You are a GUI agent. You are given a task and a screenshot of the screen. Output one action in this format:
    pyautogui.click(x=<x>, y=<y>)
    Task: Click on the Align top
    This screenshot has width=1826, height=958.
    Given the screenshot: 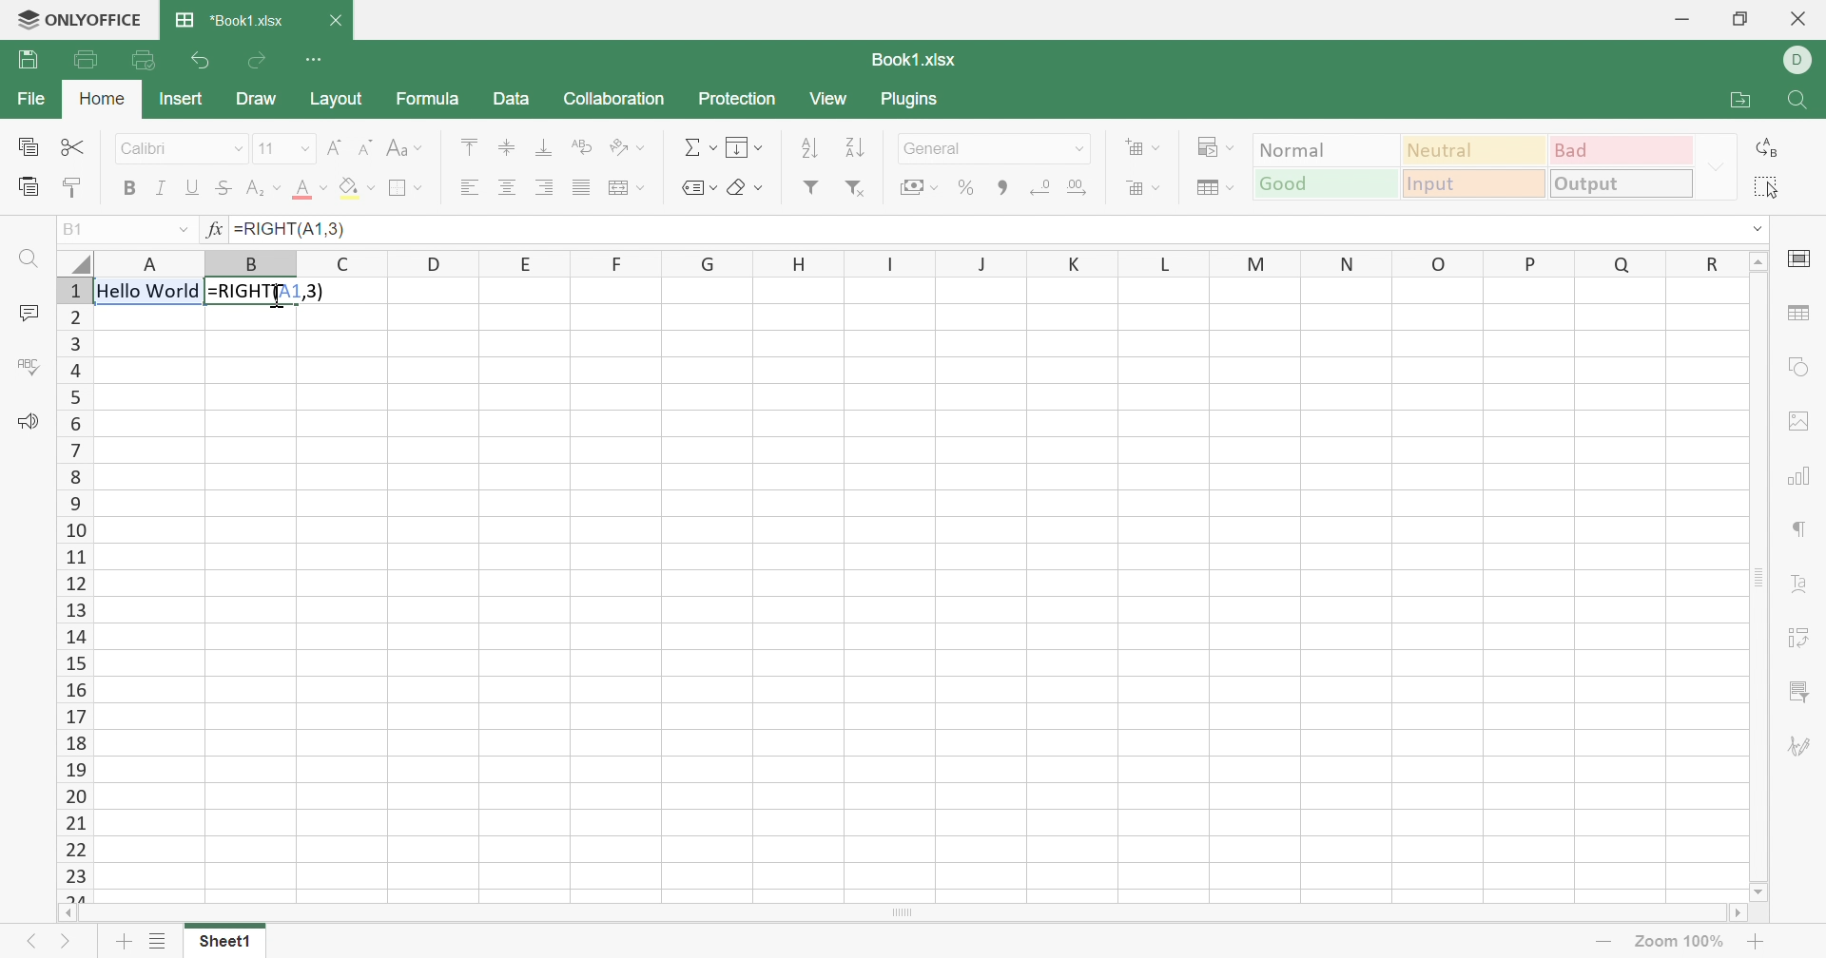 What is the action you would take?
    pyautogui.click(x=472, y=145)
    